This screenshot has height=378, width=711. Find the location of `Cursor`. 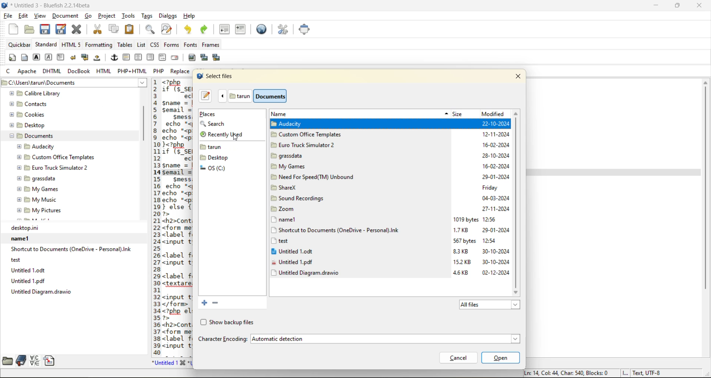

Cursor is located at coordinates (235, 138).